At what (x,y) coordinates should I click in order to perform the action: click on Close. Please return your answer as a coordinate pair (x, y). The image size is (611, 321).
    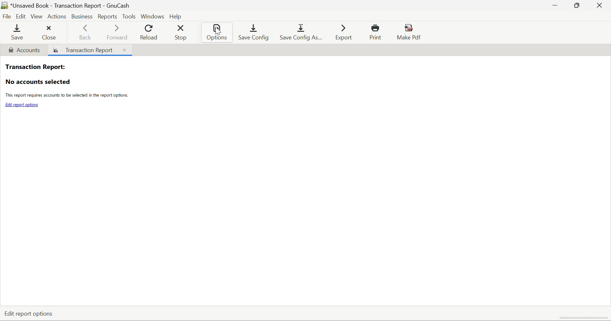
    Looking at the image, I should click on (123, 50).